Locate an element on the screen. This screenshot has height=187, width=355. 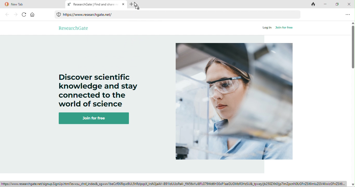
Scroll up is located at coordinates (352, 184).